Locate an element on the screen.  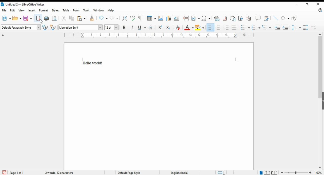
show draw functions is located at coordinates (294, 18).